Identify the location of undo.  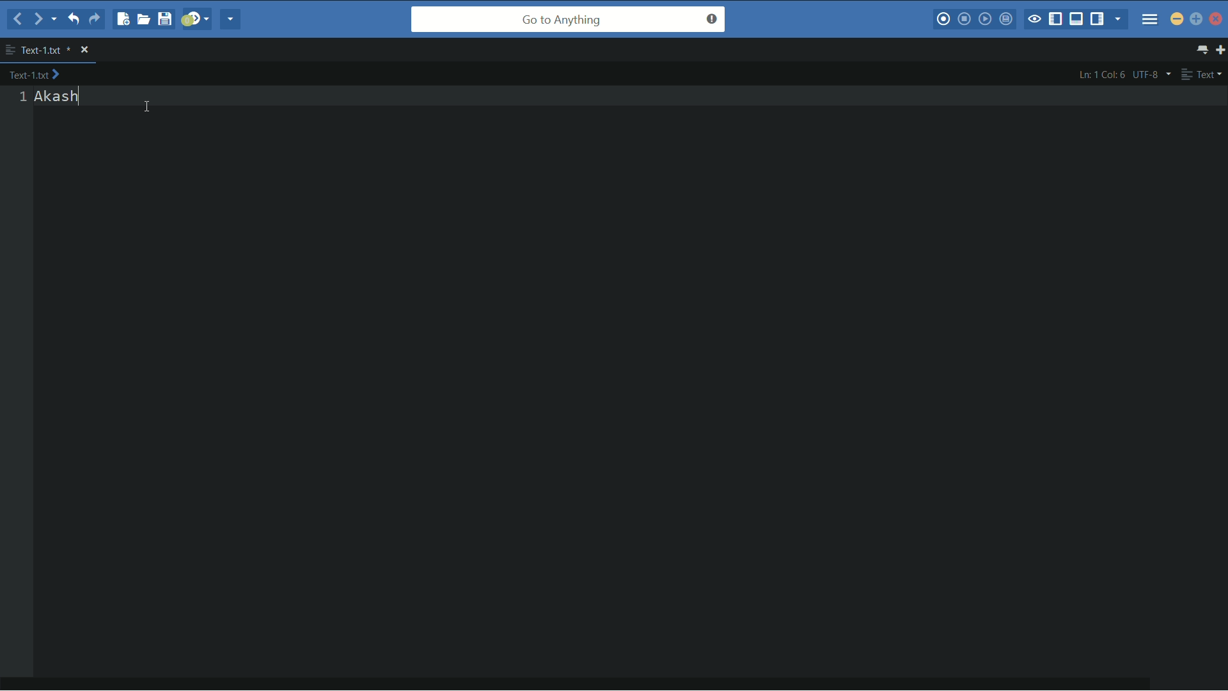
(72, 19).